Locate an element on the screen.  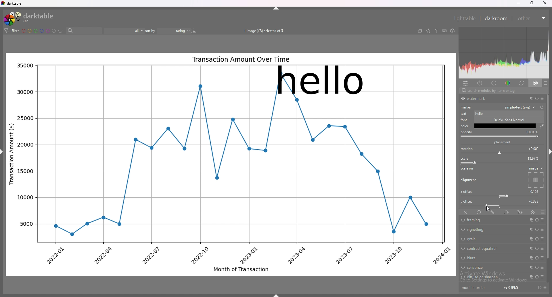
base is located at coordinates (494, 83).